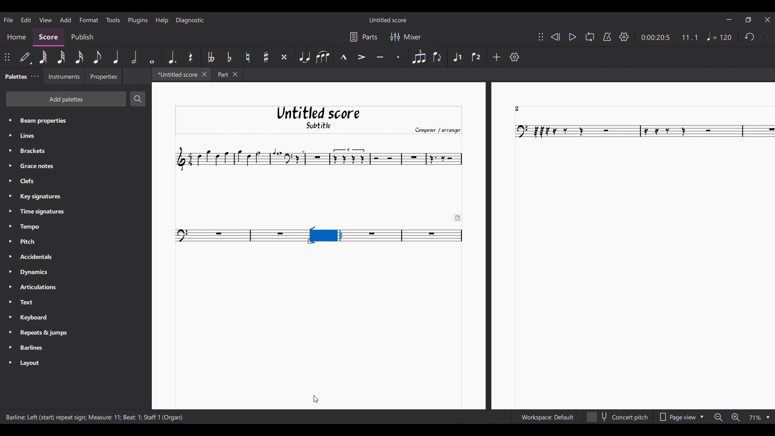 The height and width of the screenshot is (436, 775). What do you see at coordinates (95, 417) in the screenshot?
I see `Description of current selection` at bounding box center [95, 417].